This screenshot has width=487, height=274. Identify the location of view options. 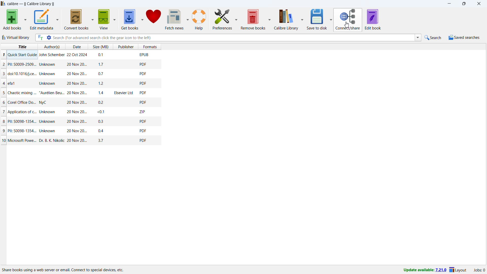
(114, 19).